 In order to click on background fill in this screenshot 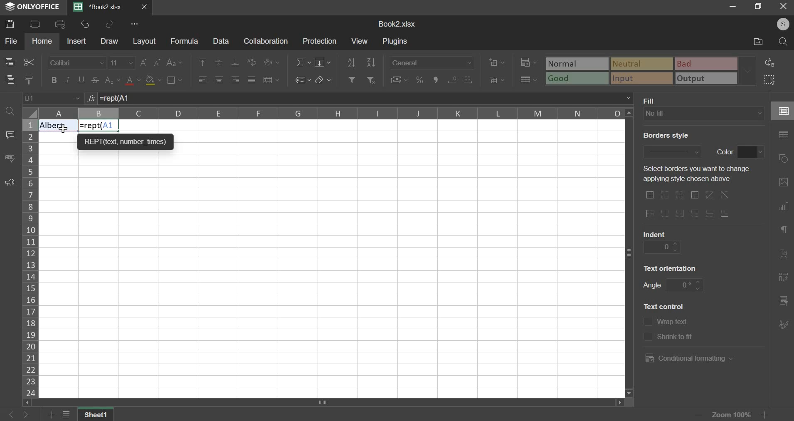, I will do `click(704, 113)`.